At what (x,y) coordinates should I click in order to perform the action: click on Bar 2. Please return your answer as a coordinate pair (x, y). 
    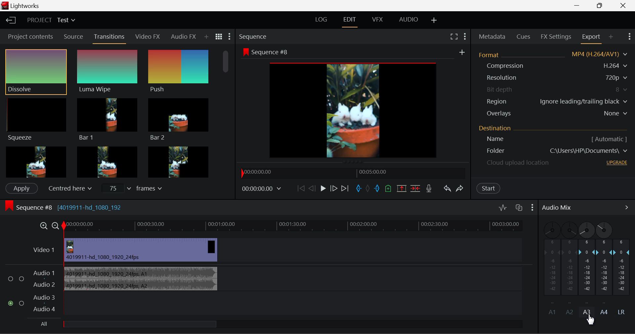
    Looking at the image, I should click on (179, 121).